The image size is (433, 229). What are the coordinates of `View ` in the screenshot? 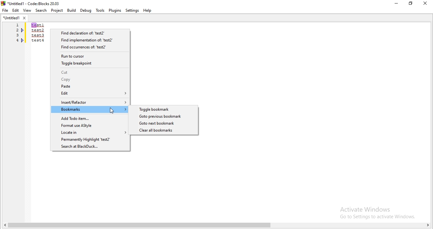 It's located at (27, 10).